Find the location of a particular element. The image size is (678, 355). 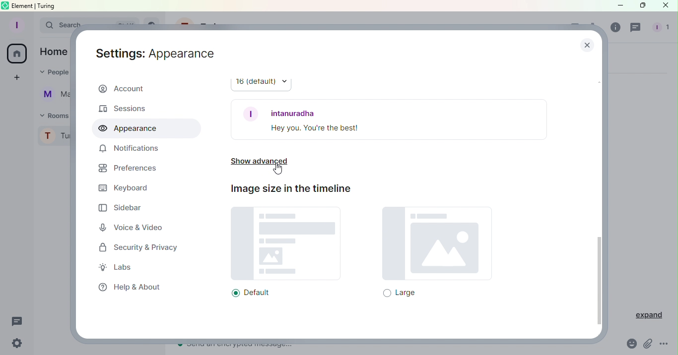

Scroll bar is located at coordinates (600, 193).